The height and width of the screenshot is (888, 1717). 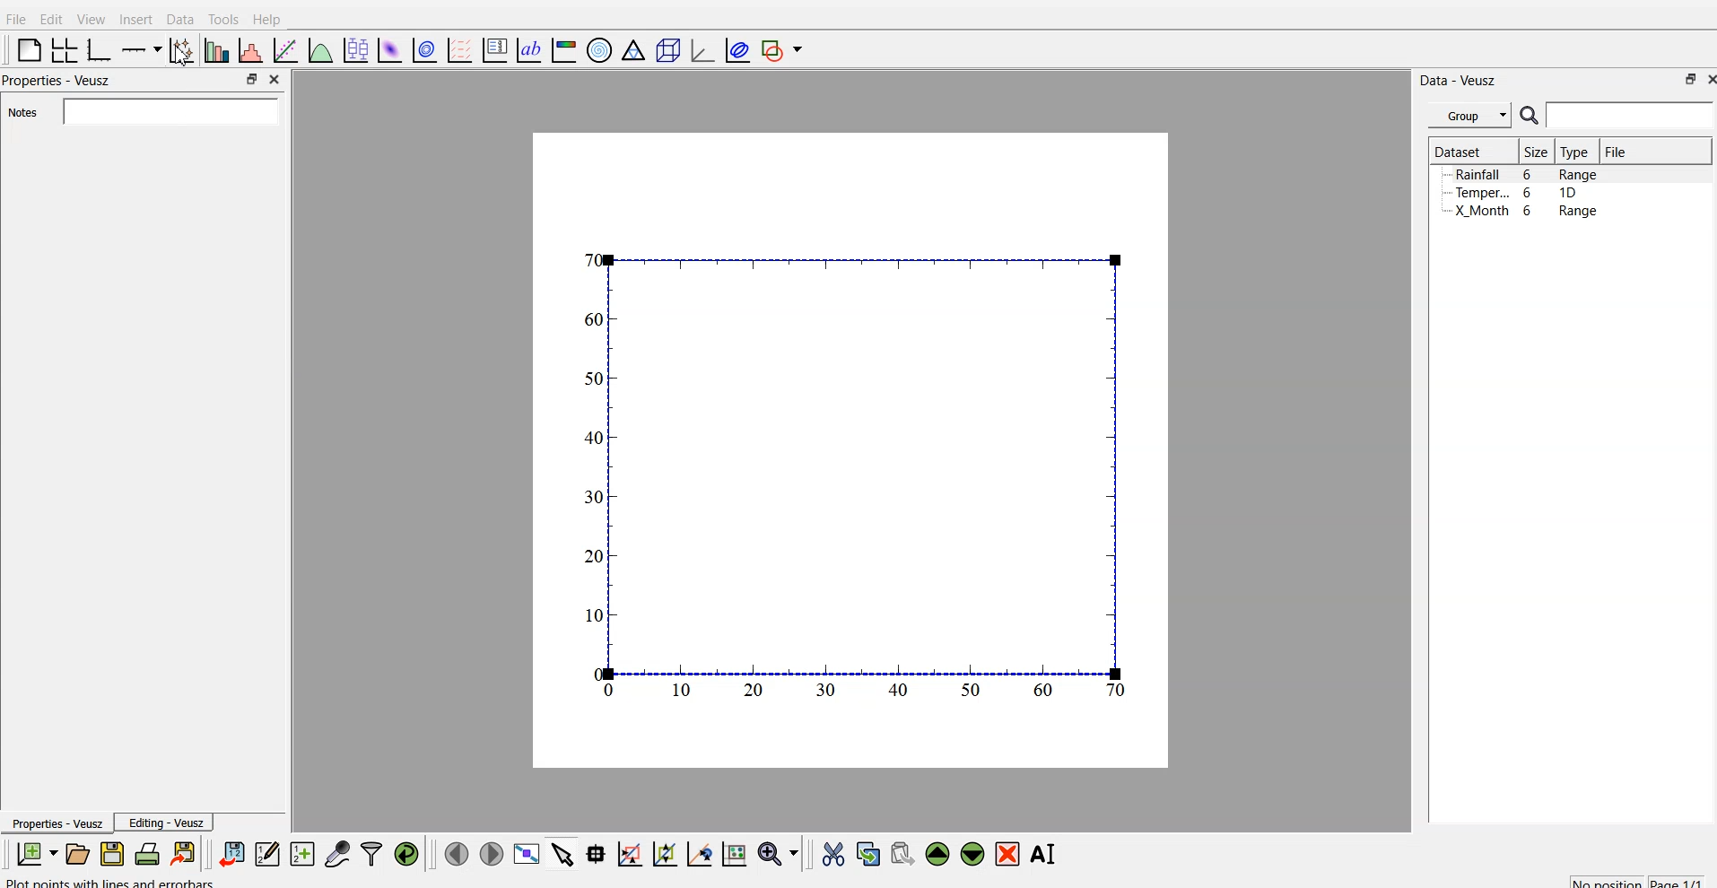 I want to click on plot dataset, so click(x=388, y=49).